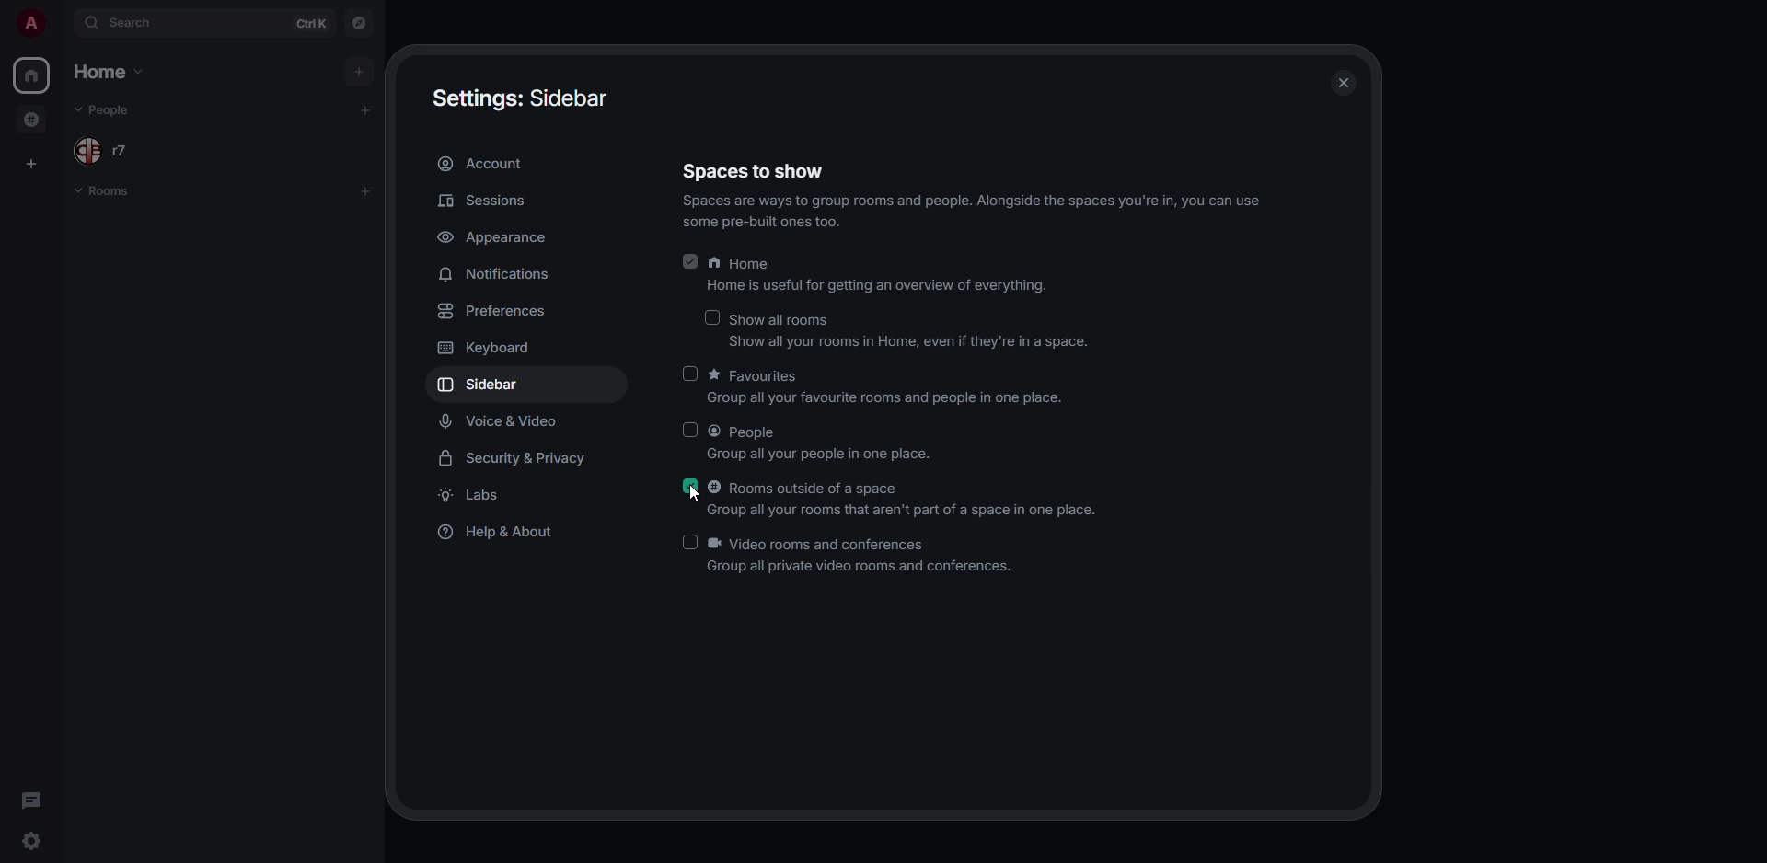 The image size is (1767, 863). I want to click on click to enable, so click(690, 429).